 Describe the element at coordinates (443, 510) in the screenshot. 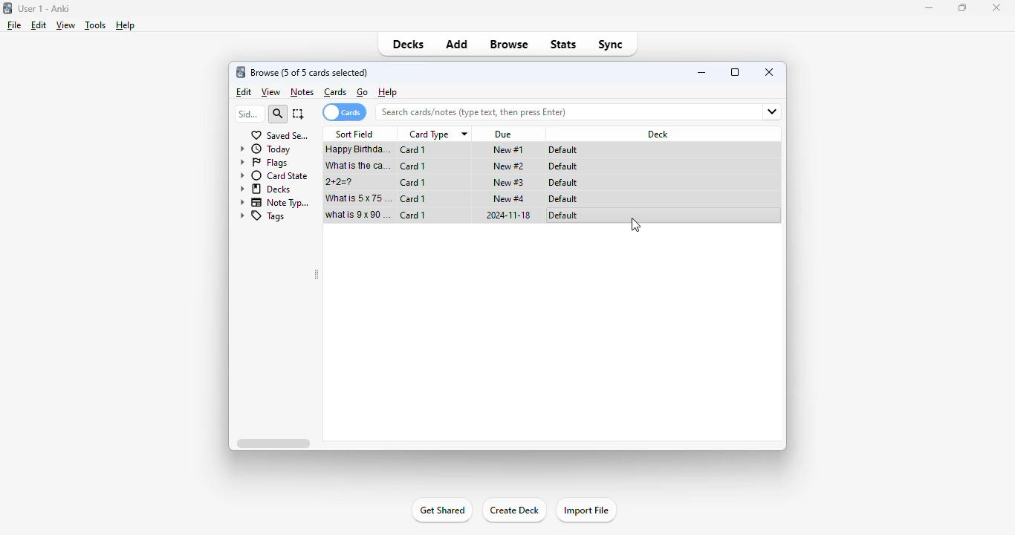

I see `get shared` at that location.